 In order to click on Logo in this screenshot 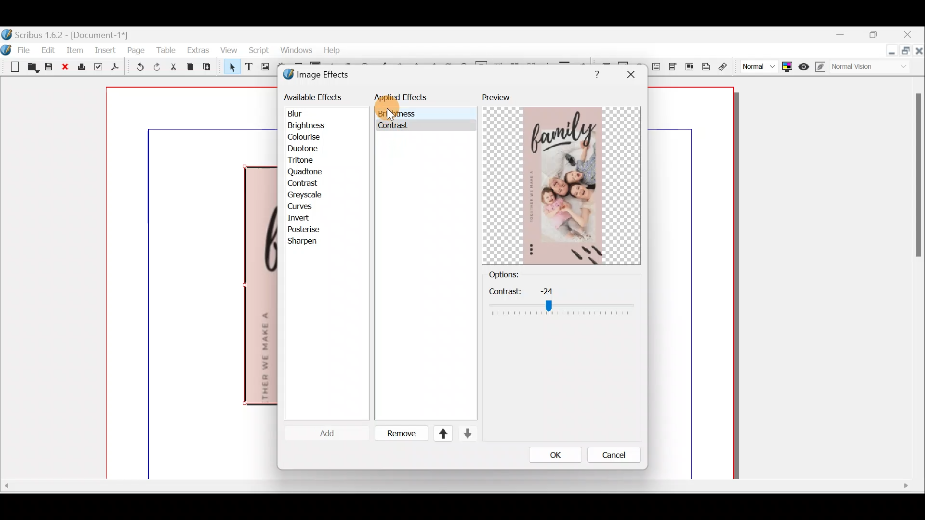, I will do `click(6, 49)`.